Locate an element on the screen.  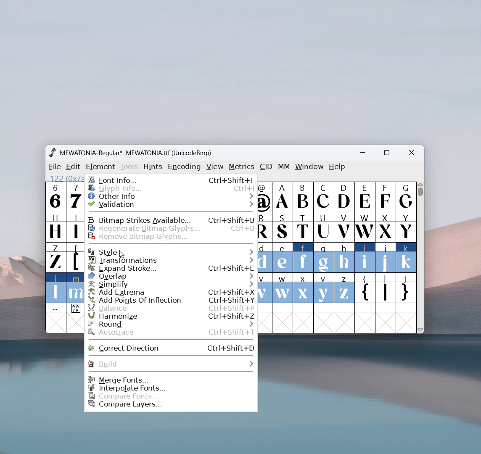
logo is located at coordinates (52, 153).